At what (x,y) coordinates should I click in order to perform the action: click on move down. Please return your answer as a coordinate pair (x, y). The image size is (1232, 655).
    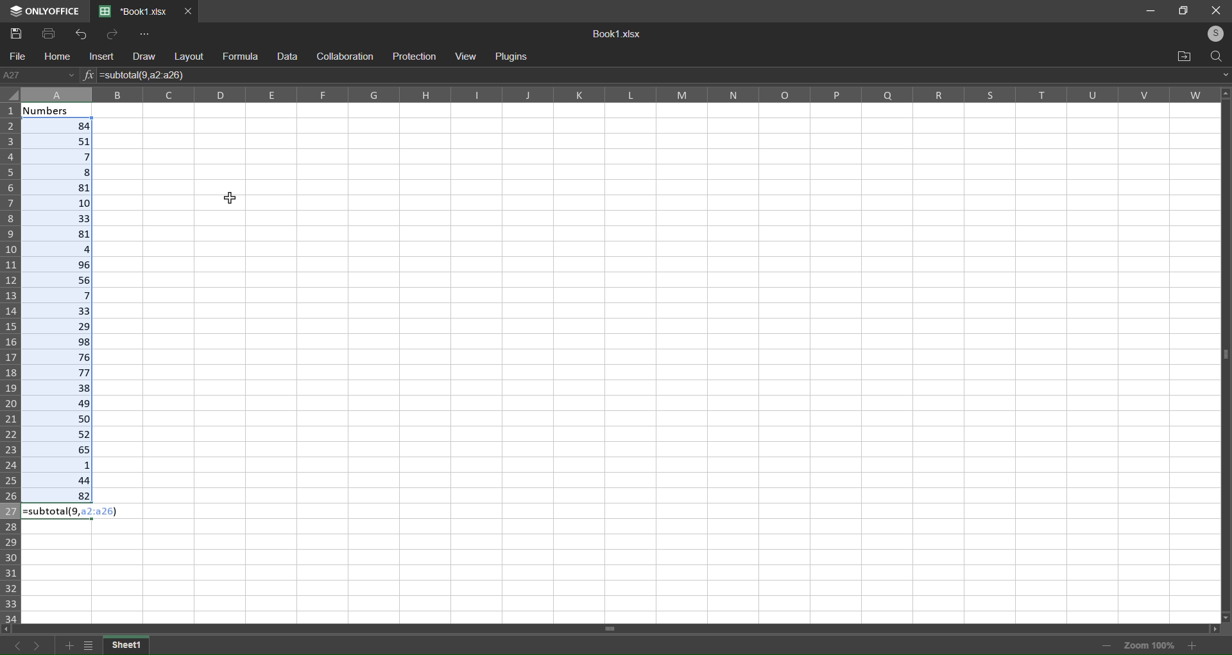
    Looking at the image, I should click on (1224, 616).